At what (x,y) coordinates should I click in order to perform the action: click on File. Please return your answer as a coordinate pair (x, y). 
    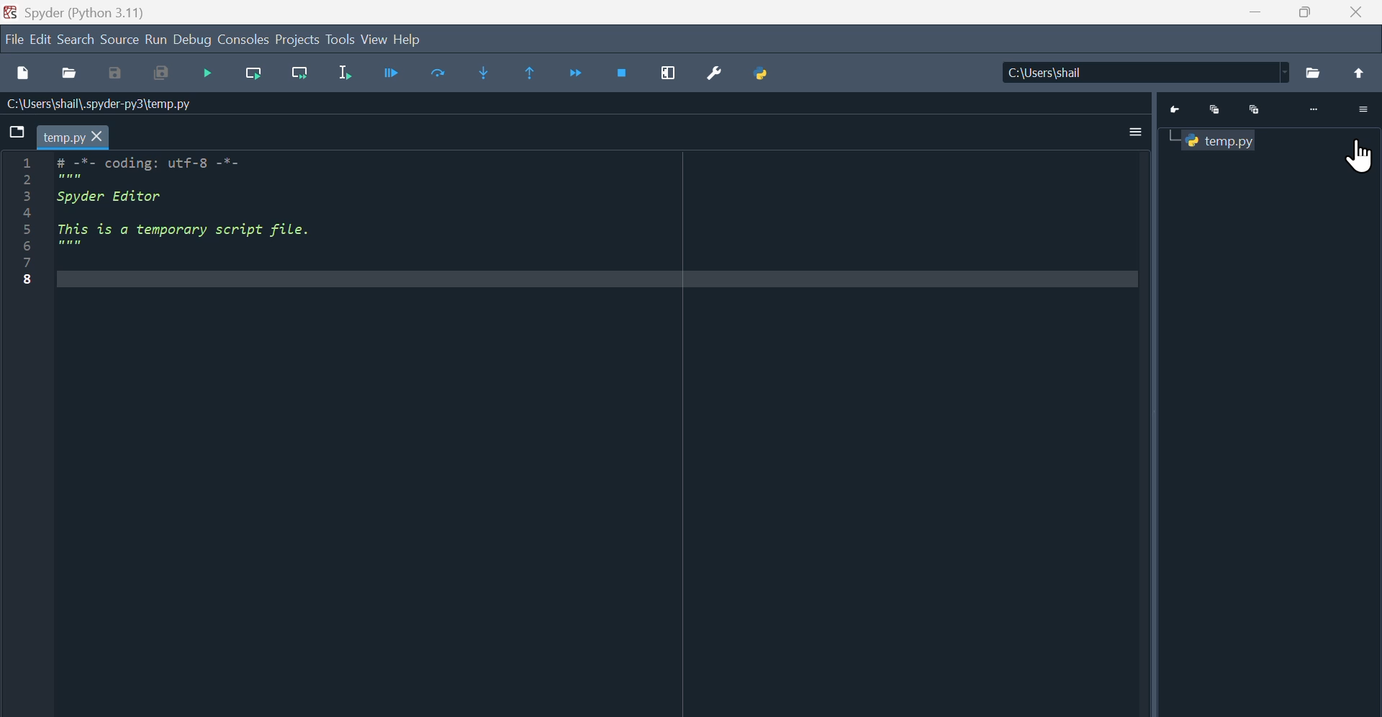
    Looking at the image, I should click on (14, 40).